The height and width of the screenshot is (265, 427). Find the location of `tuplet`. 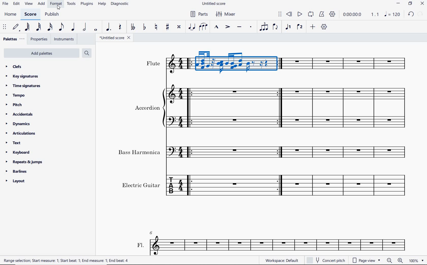

tuplet is located at coordinates (263, 27).